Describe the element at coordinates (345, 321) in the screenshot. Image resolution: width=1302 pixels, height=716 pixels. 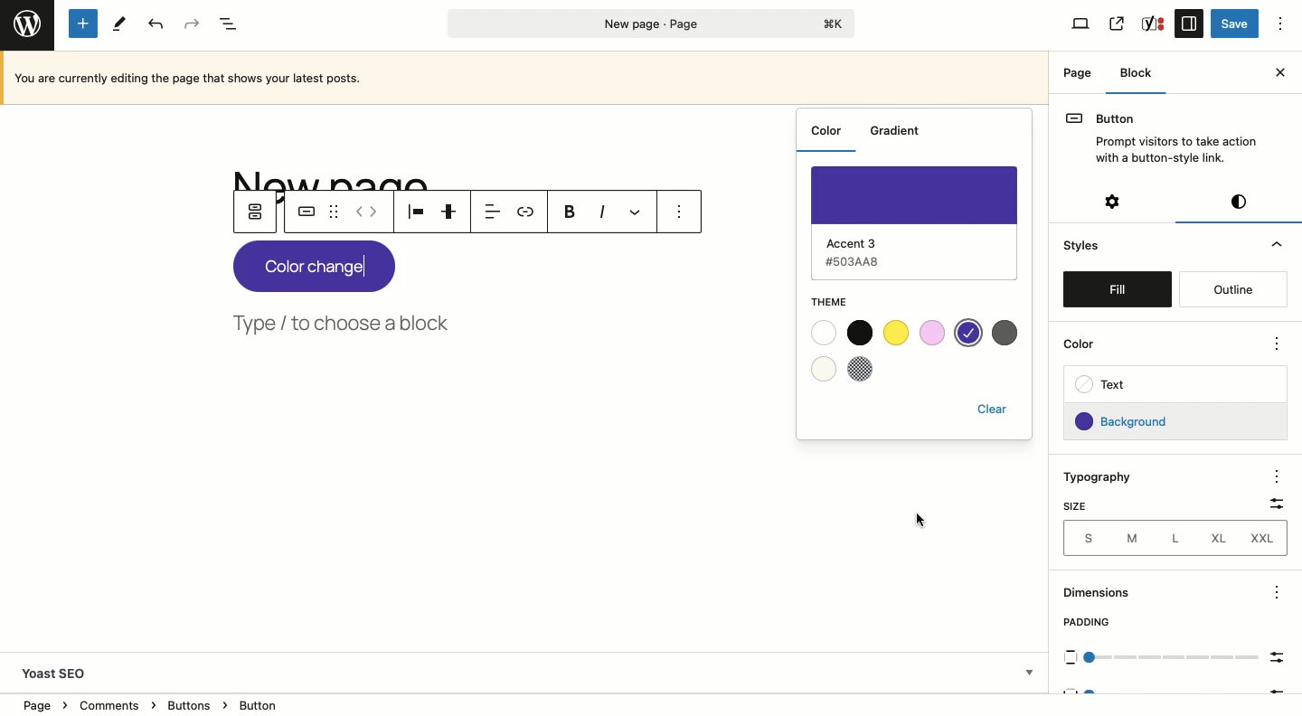
I see `Type, choose a block` at that location.